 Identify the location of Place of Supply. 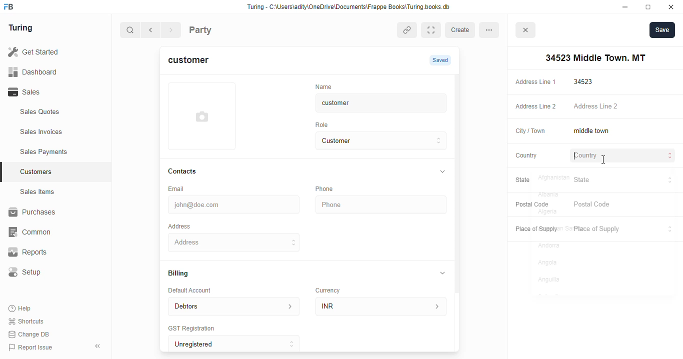
(621, 229).